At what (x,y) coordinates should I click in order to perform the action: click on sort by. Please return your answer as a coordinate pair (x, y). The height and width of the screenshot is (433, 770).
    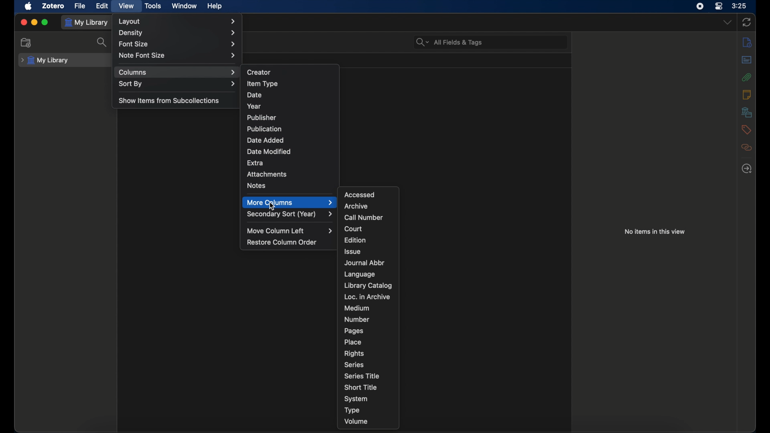
    Looking at the image, I should click on (178, 85).